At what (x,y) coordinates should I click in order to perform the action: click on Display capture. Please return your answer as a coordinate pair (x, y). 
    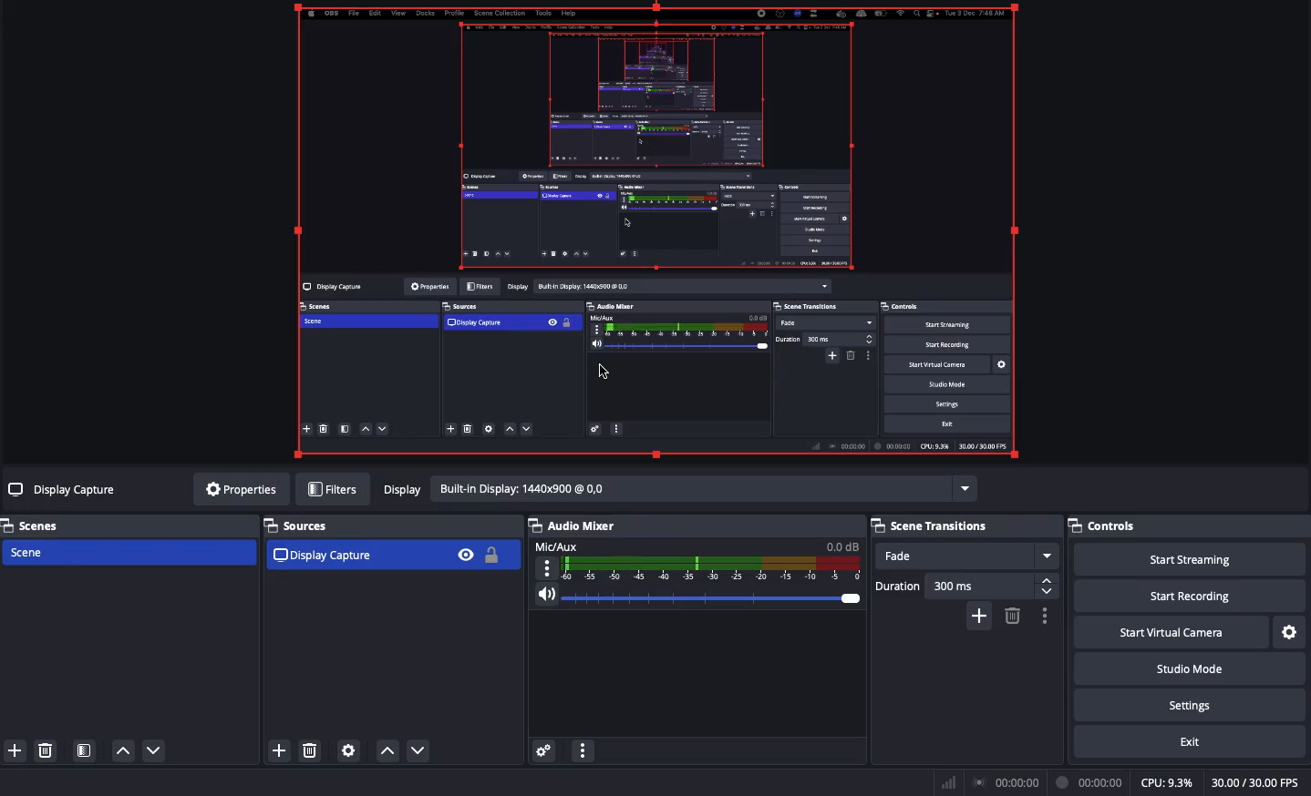
    Looking at the image, I should click on (357, 555).